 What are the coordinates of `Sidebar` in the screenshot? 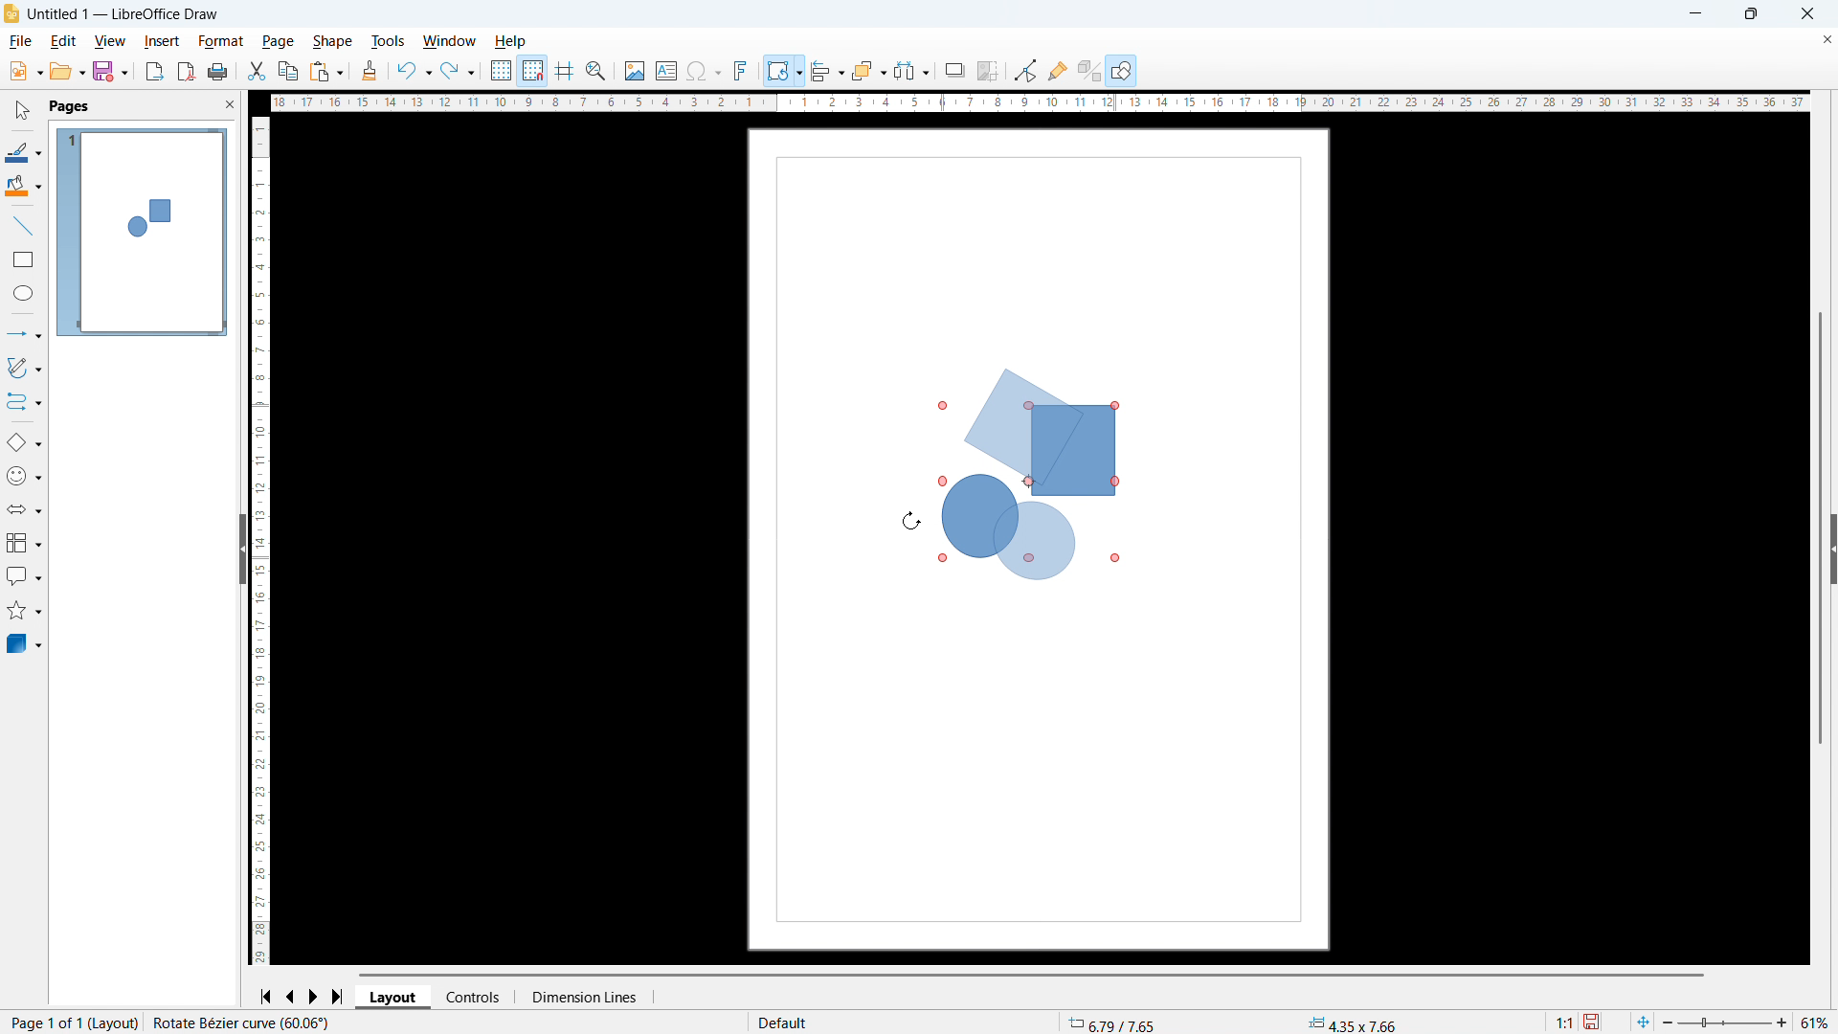 It's located at (235, 548).